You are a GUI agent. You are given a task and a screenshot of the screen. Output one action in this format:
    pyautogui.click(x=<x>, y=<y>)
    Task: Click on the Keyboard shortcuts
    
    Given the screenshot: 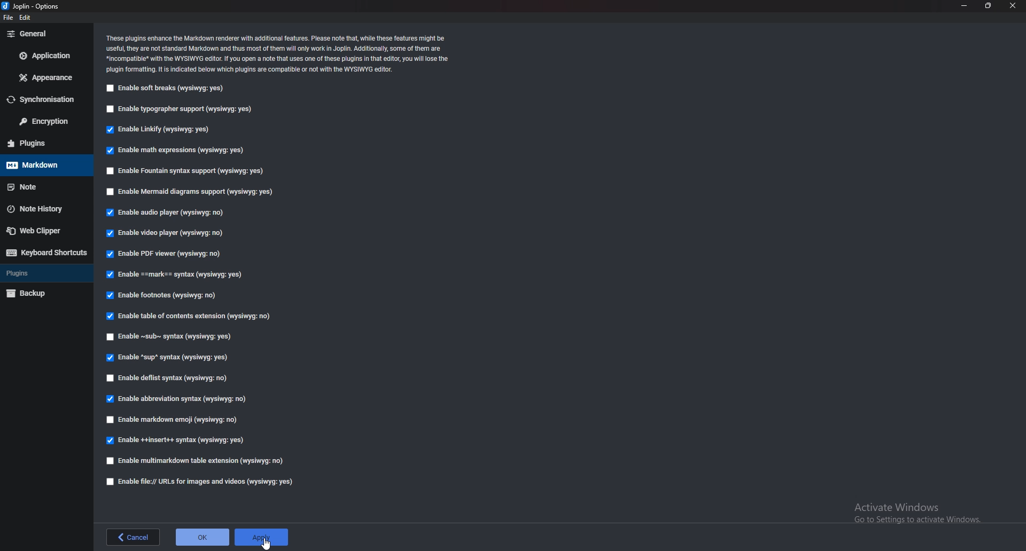 What is the action you would take?
    pyautogui.click(x=45, y=254)
    